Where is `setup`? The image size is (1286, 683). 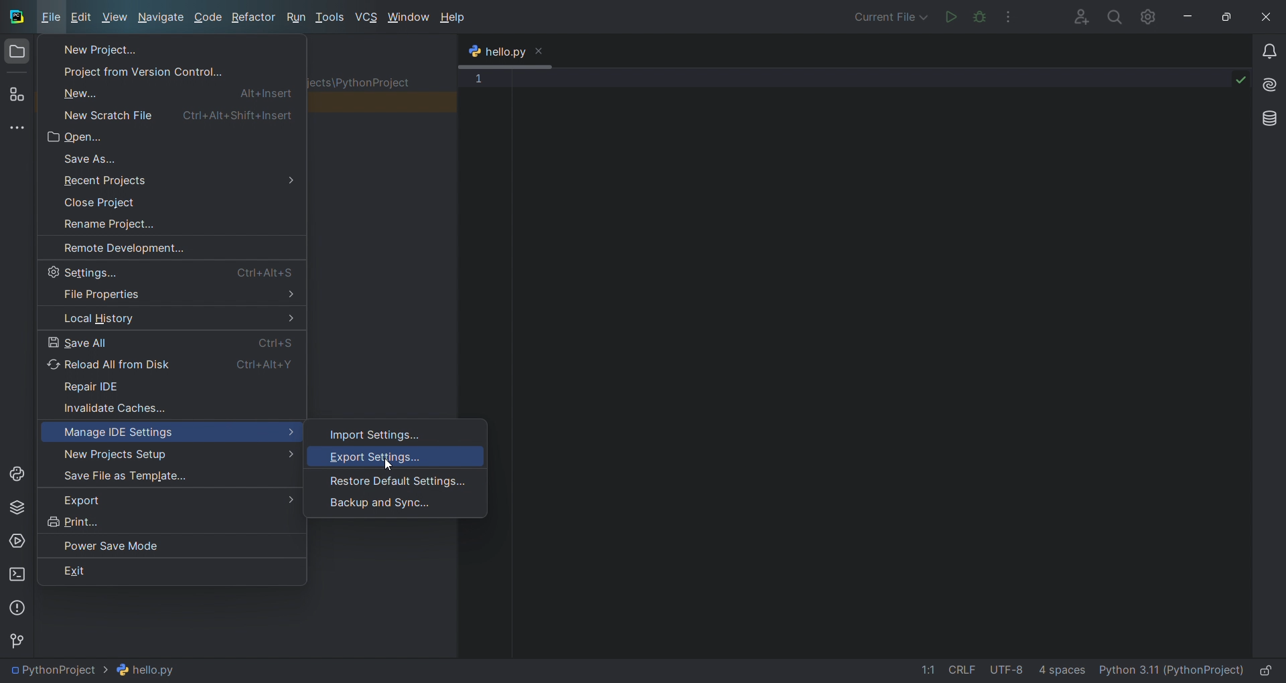 setup is located at coordinates (170, 453).